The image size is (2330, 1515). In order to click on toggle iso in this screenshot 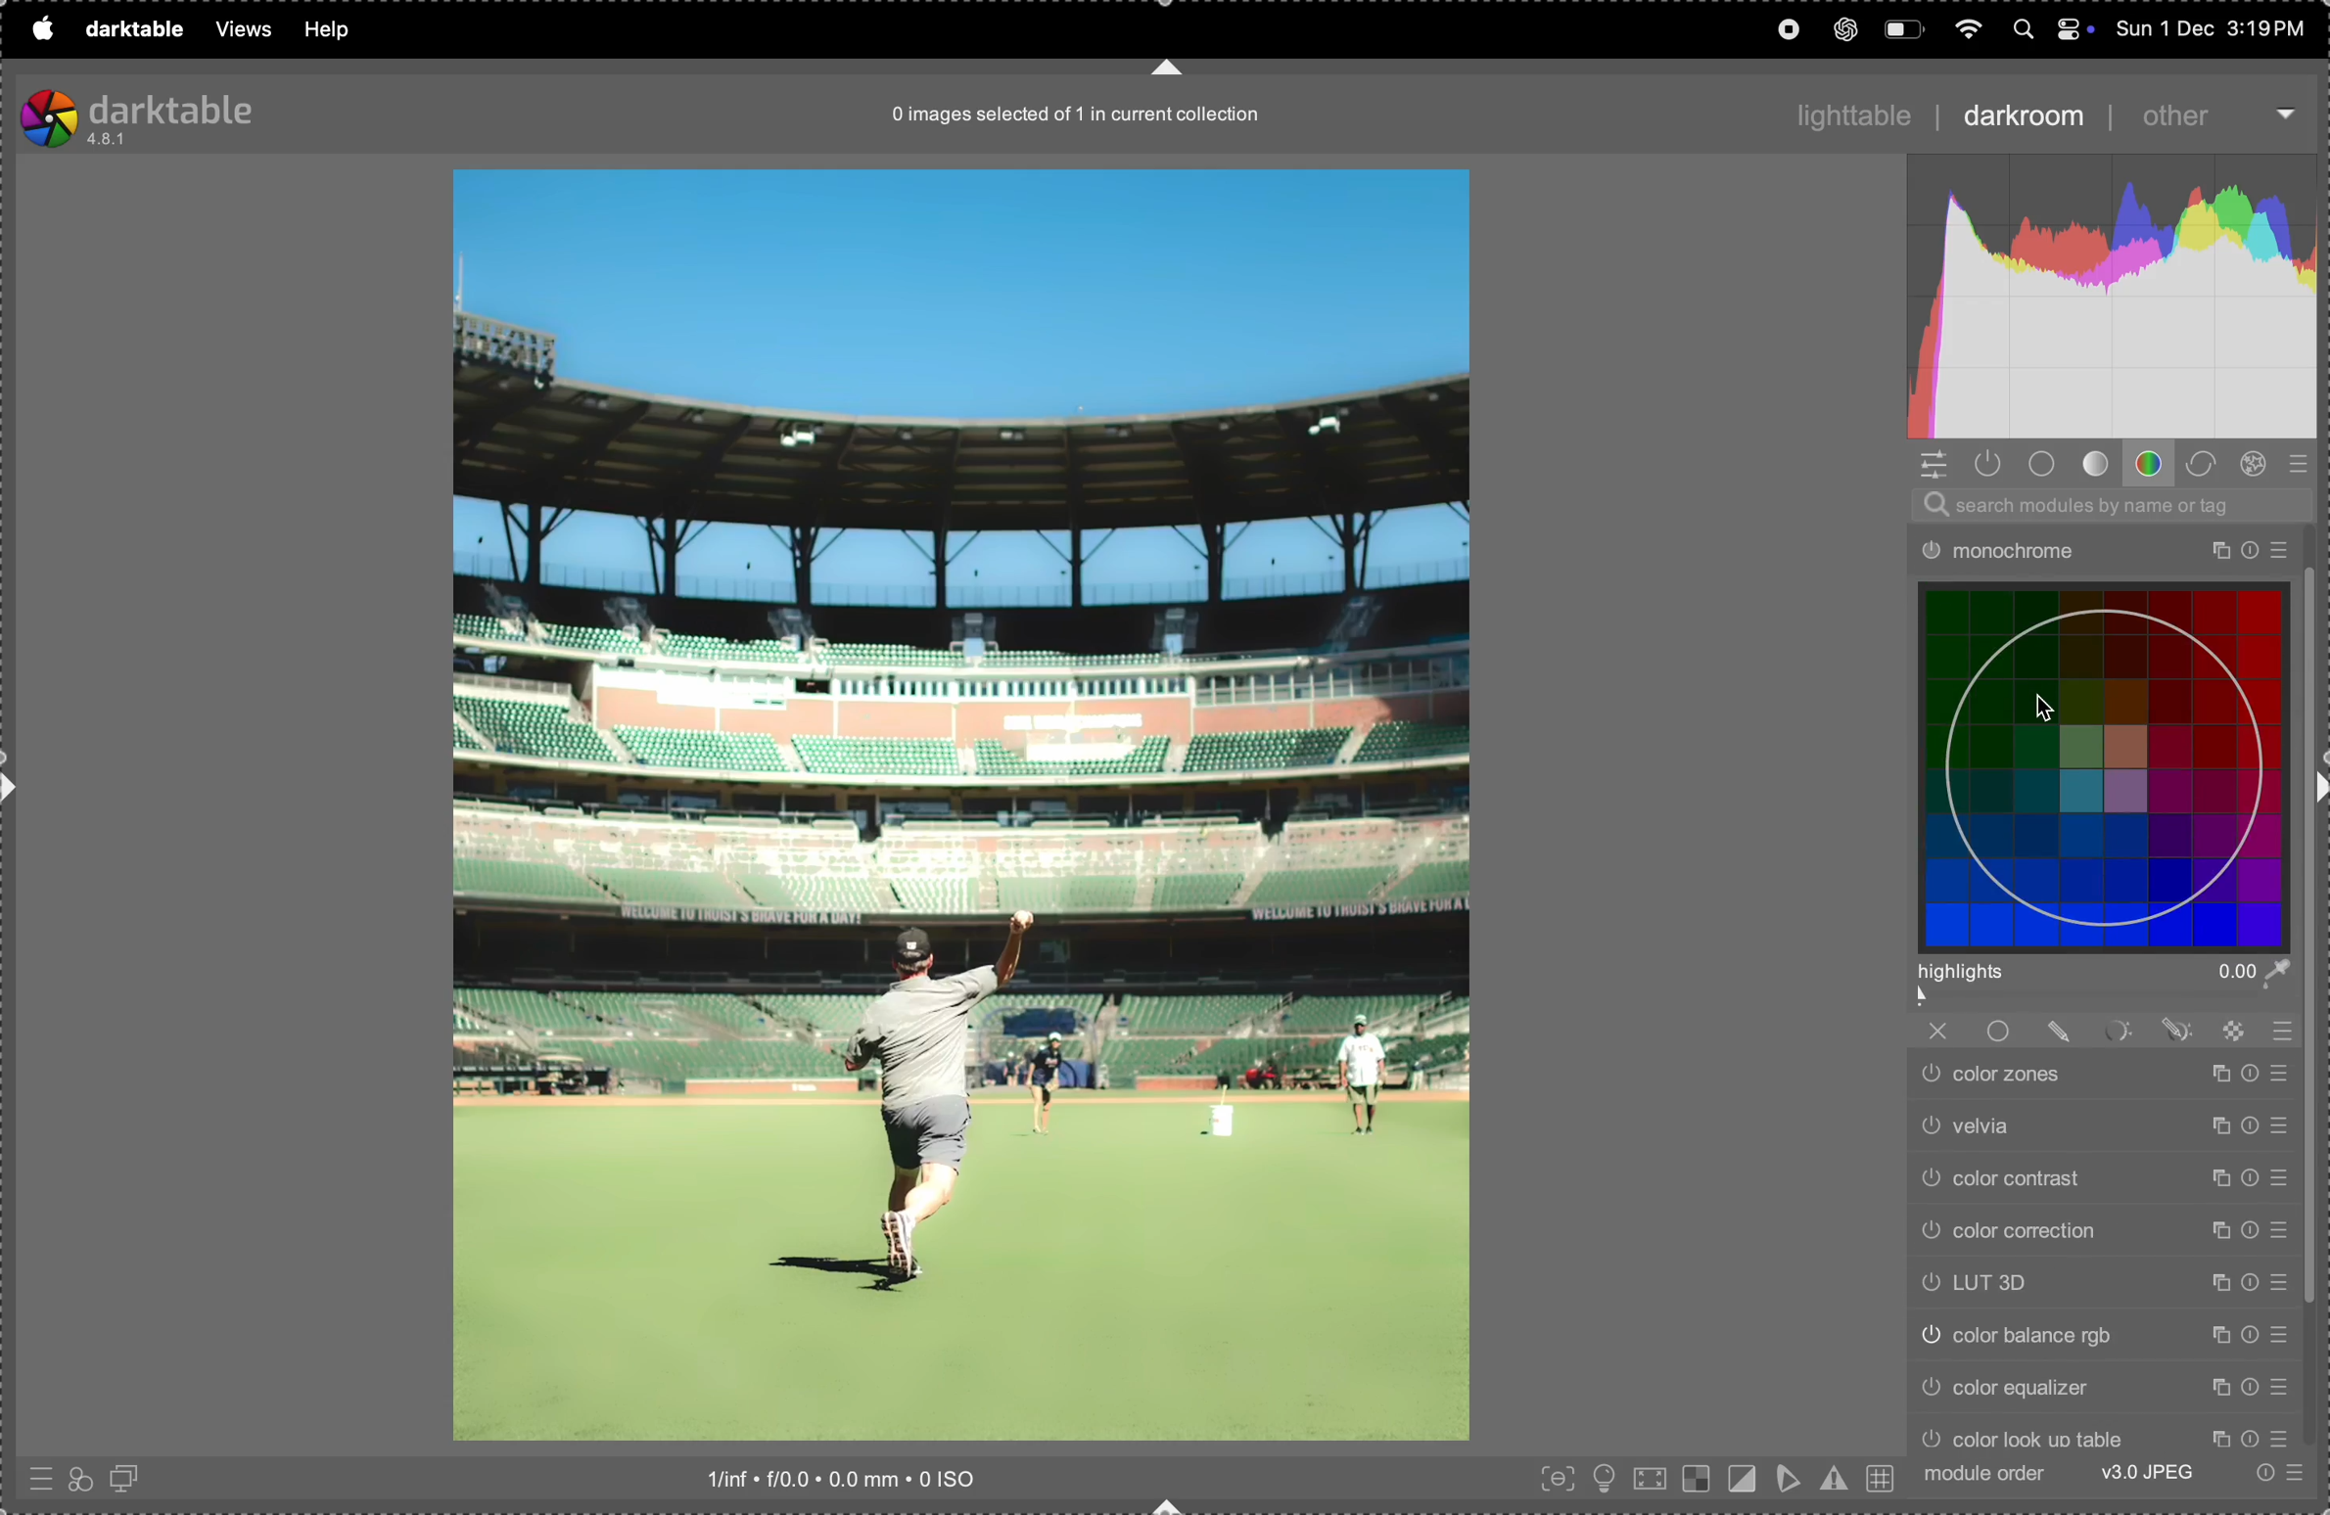, I will do `click(1607, 1477)`.